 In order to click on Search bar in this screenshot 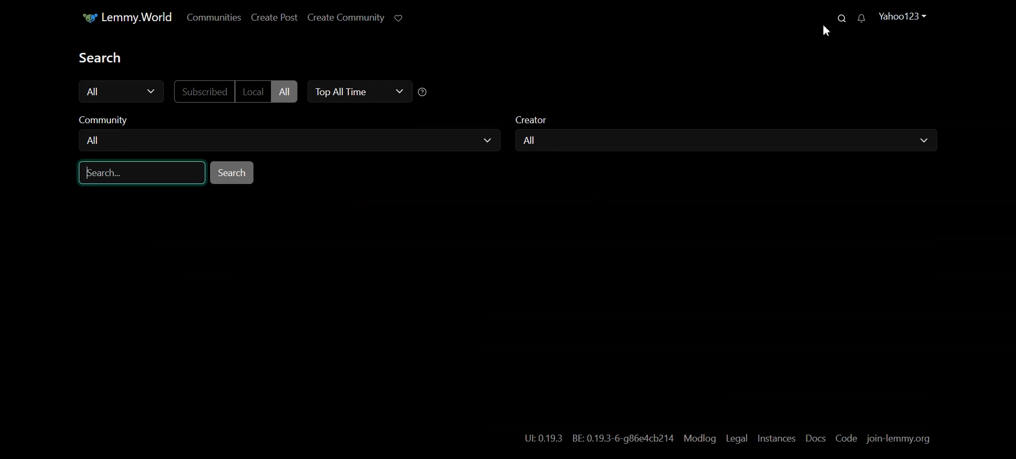, I will do `click(140, 174)`.